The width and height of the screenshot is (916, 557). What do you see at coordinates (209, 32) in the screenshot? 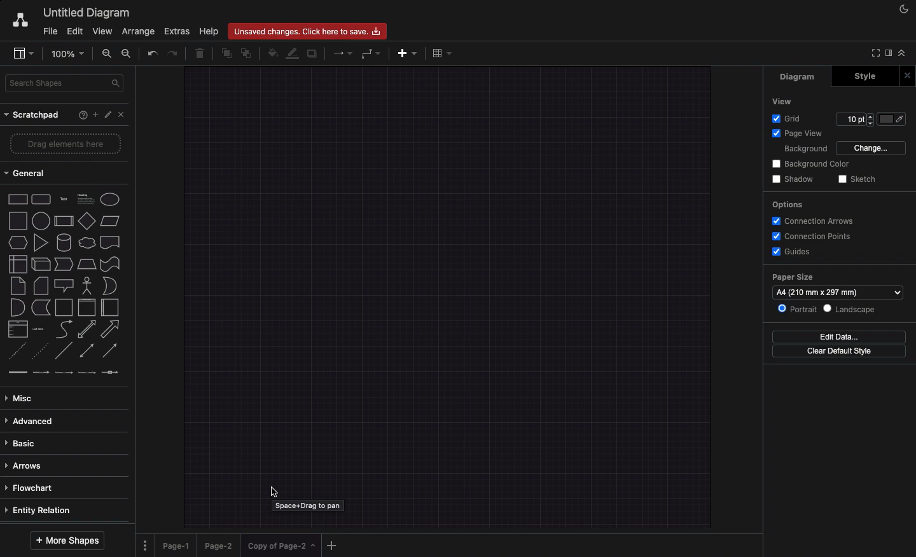
I see `Help` at bounding box center [209, 32].